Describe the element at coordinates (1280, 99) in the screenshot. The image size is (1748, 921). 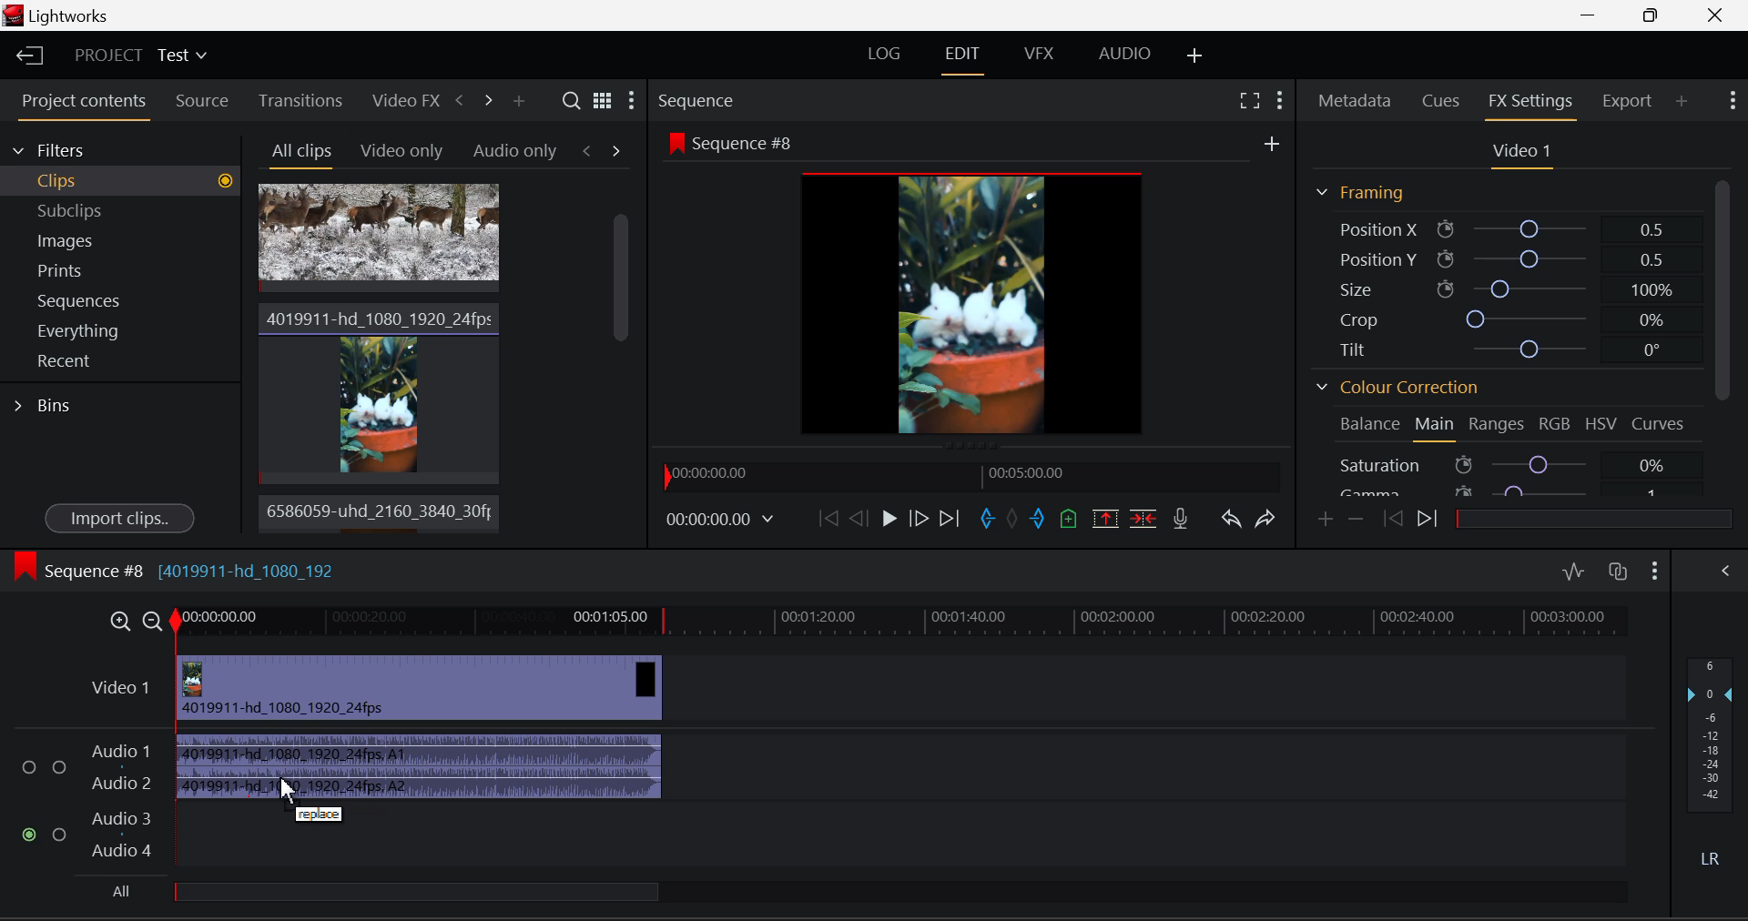
I see `Show Settings` at that location.